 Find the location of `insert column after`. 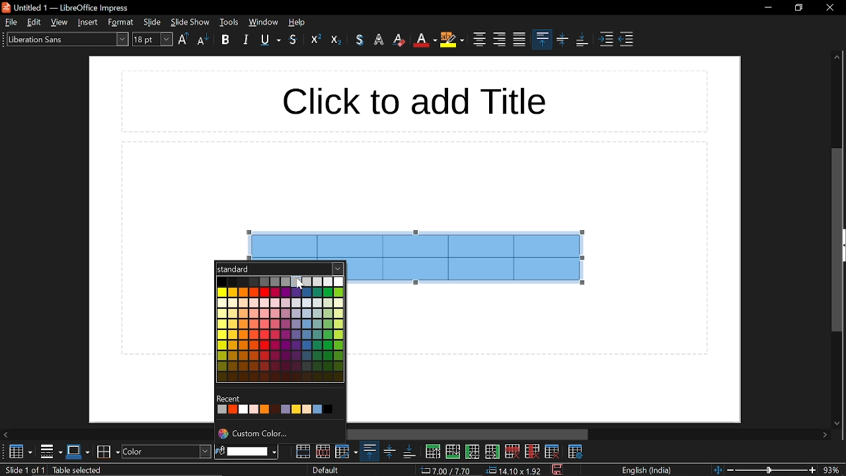

insert column after is located at coordinates (493, 452).